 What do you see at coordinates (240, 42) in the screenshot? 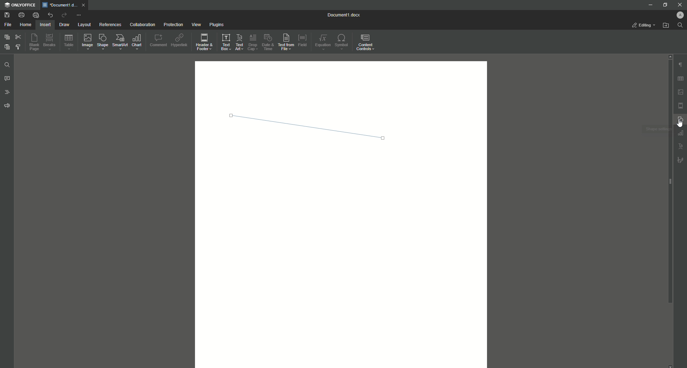
I see `Text Art` at bounding box center [240, 42].